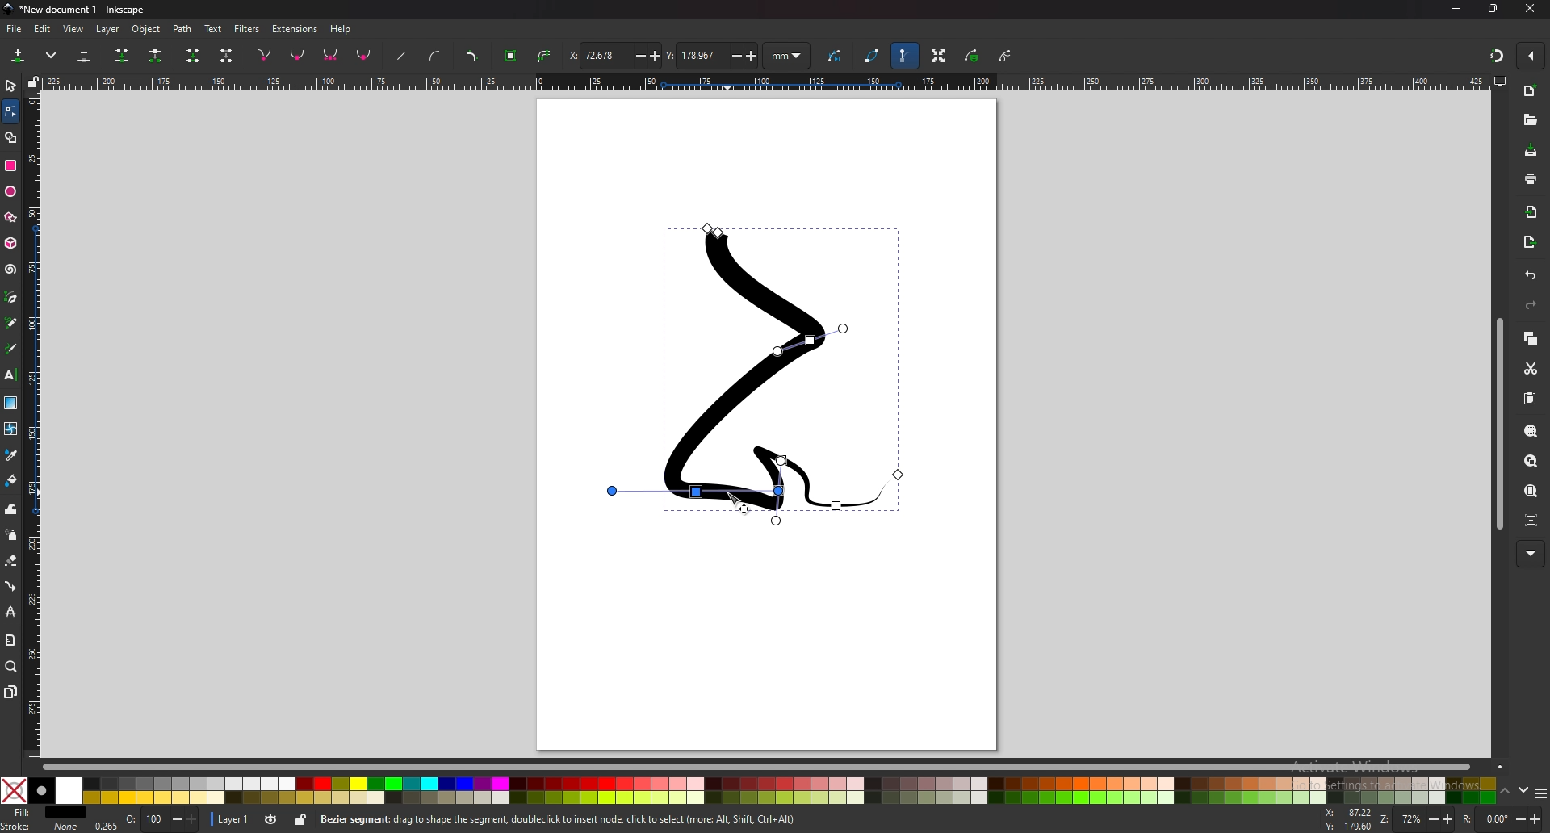 This screenshot has width=1550, height=833. Describe the element at coordinates (85, 57) in the screenshot. I see `delete selected nodes` at that location.